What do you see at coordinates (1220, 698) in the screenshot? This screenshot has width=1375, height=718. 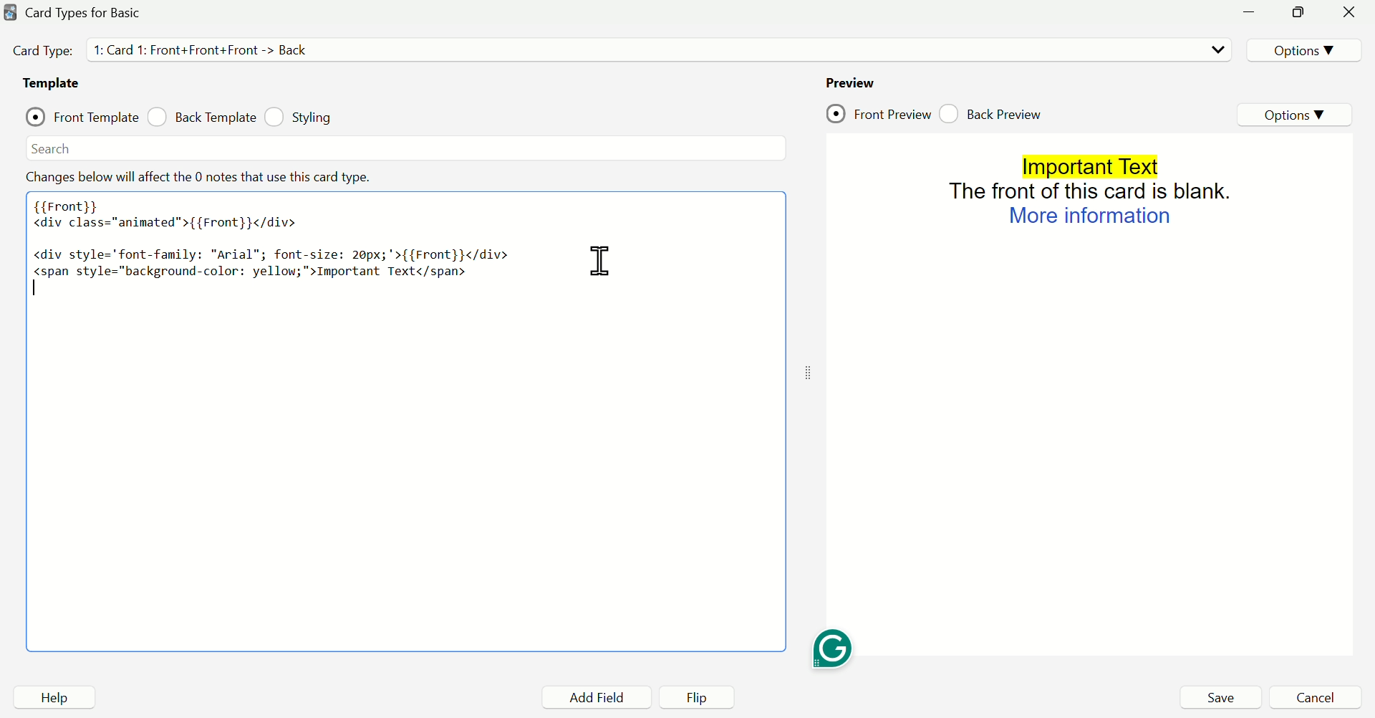 I see `Save` at bounding box center [1220, 698].